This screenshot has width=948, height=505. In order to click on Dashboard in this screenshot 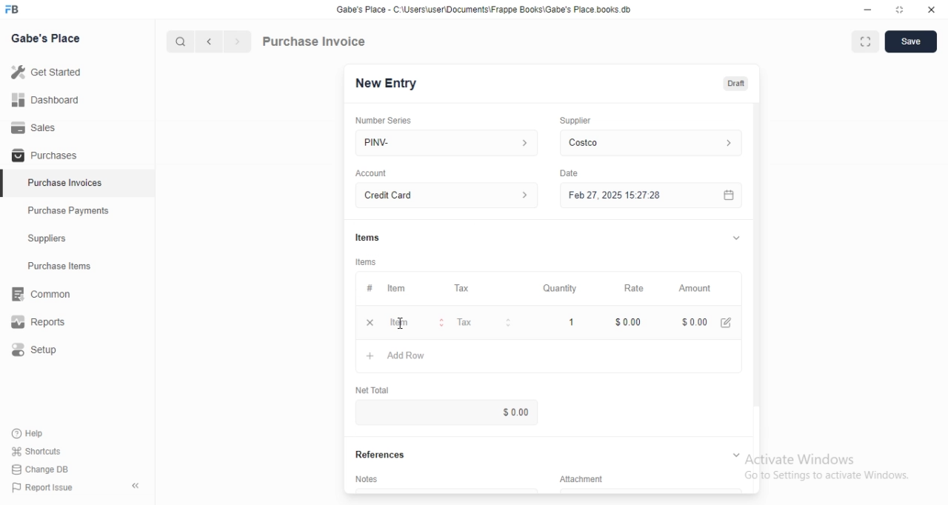, I will do `click(77, 99)`.